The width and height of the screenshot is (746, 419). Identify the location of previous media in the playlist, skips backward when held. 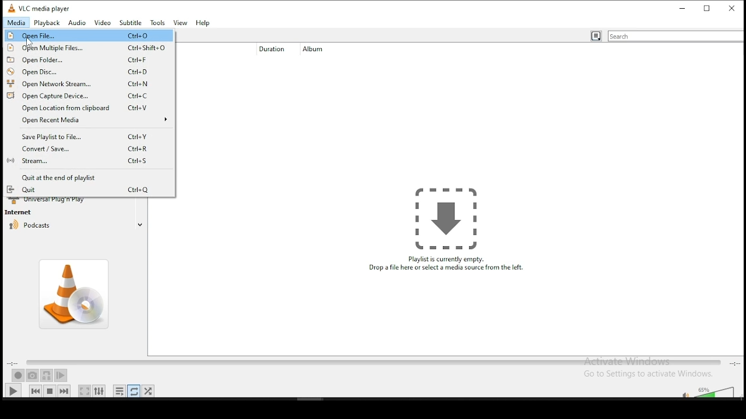
(36, 390).